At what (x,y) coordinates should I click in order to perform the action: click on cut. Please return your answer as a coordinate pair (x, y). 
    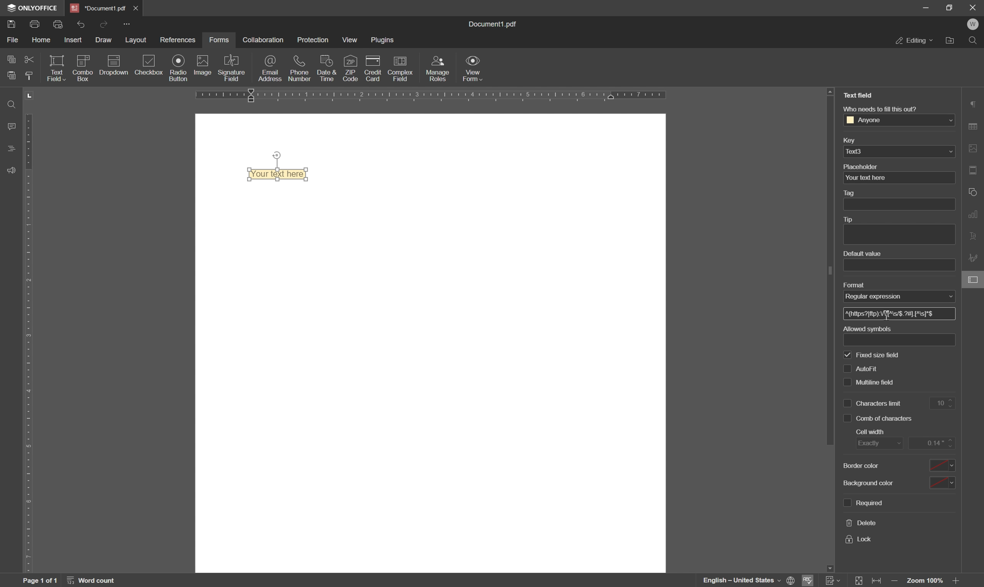
    Looking at the image, I should click on (29, 59).